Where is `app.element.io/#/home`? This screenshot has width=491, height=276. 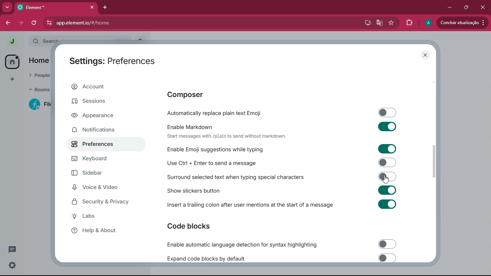 app.element.io/#/home is located at coordinates (125, 23).